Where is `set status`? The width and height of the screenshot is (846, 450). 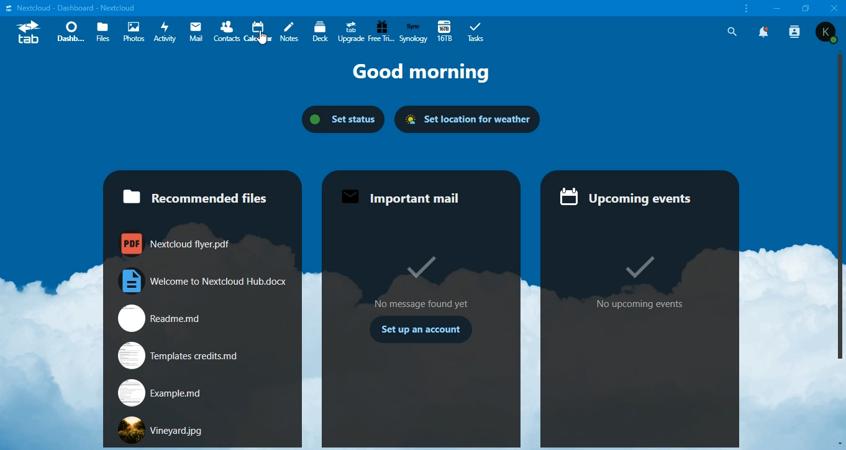 set status is located at coordinates (343, 119).